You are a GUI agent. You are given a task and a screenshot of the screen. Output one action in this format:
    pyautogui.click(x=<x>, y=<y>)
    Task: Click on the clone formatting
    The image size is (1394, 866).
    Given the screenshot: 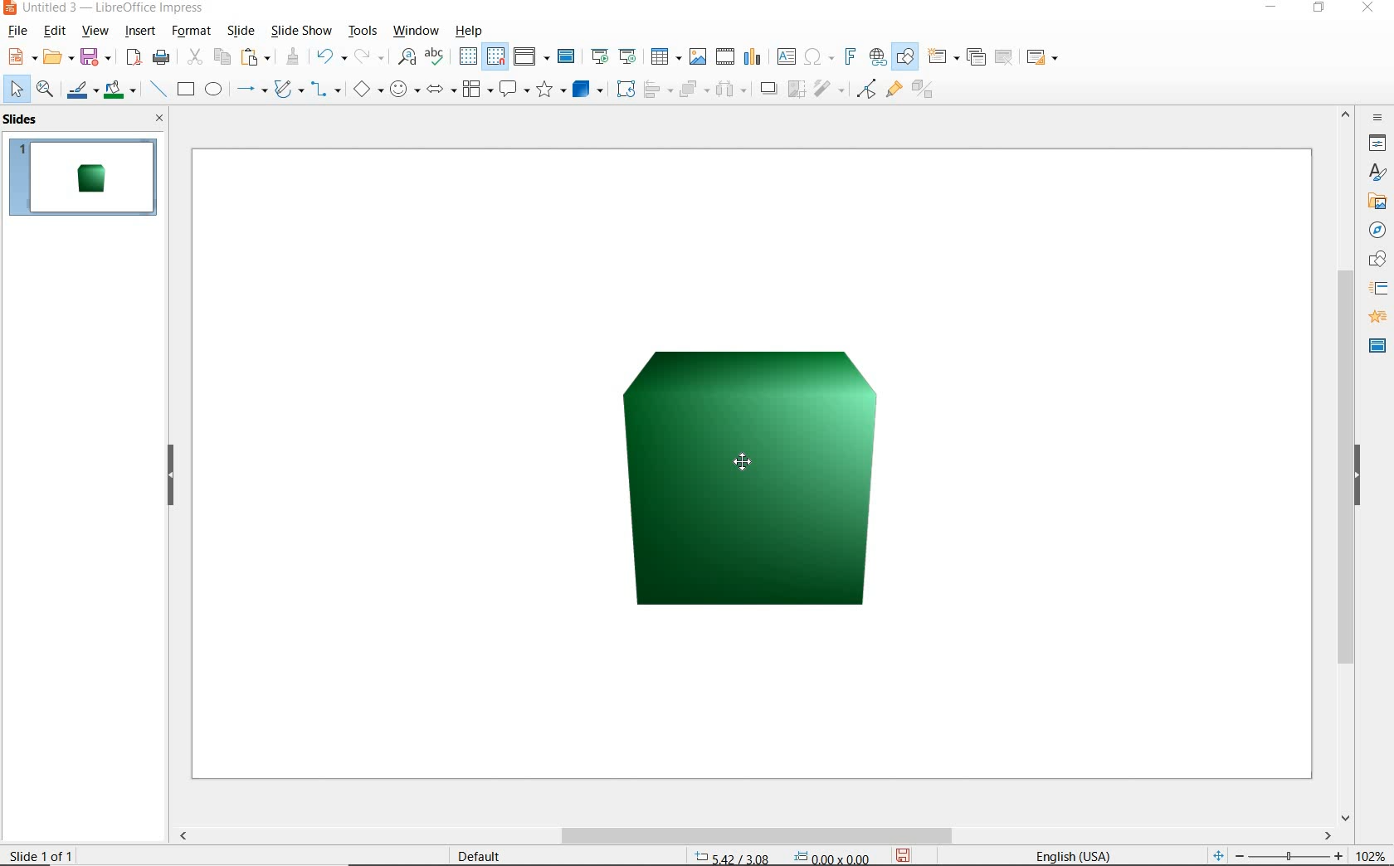 What is the action you would take?
    pyautogui.click(x=293, y=56)
    